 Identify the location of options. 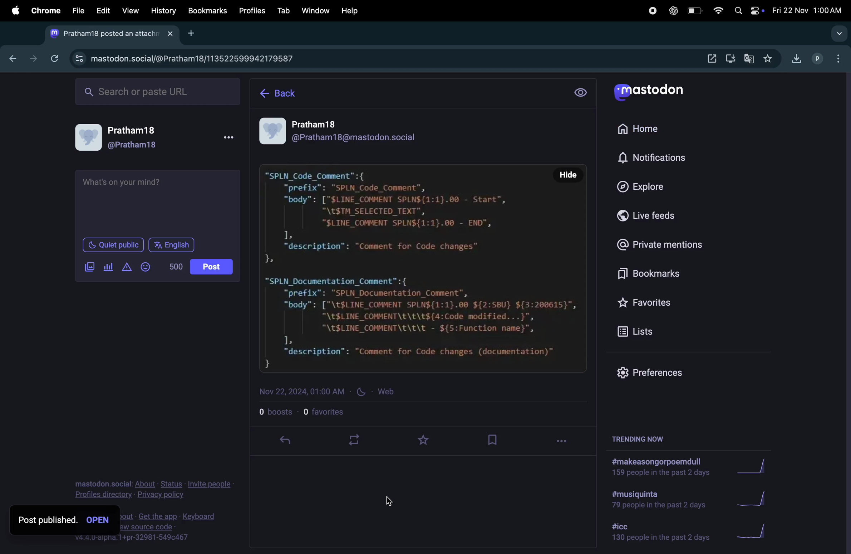
(567, 440).